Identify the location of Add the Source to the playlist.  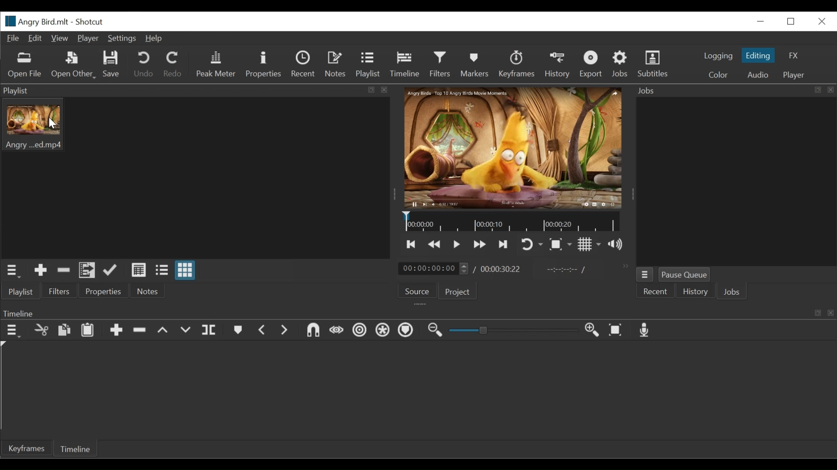
(40, 270).